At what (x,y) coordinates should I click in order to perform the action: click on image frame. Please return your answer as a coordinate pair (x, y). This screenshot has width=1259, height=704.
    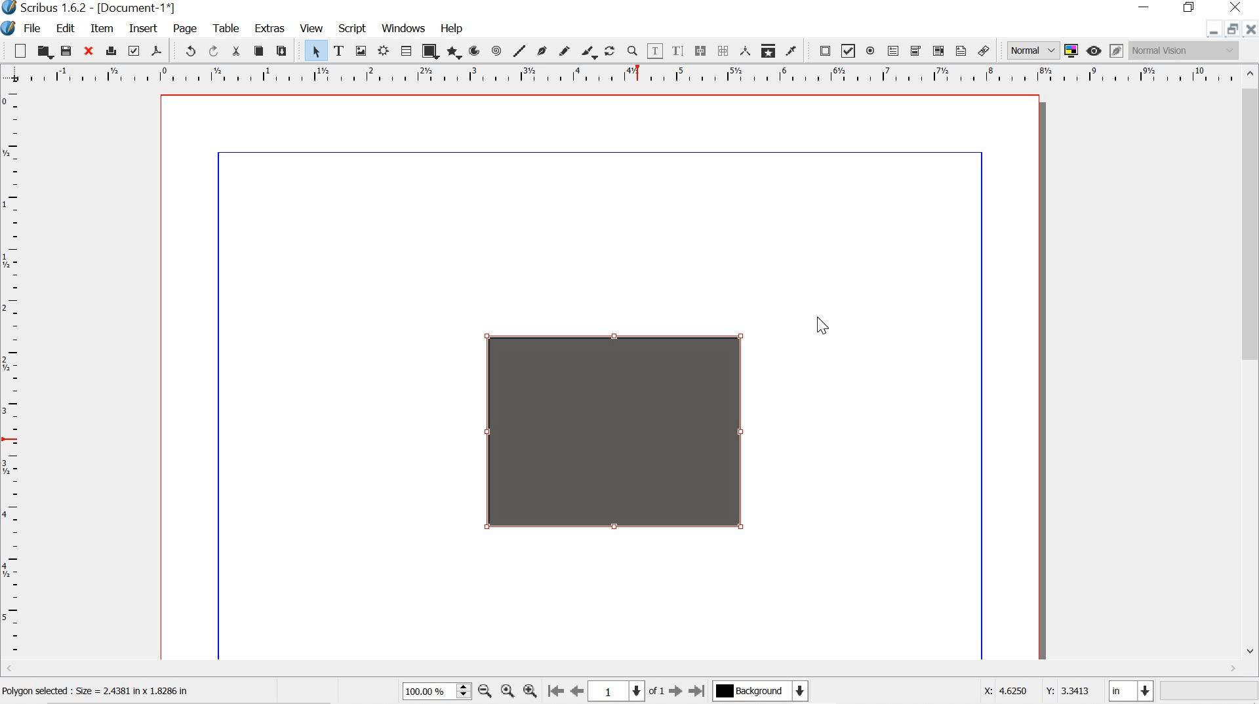
    Looking at the image, I should click on (361, 51).